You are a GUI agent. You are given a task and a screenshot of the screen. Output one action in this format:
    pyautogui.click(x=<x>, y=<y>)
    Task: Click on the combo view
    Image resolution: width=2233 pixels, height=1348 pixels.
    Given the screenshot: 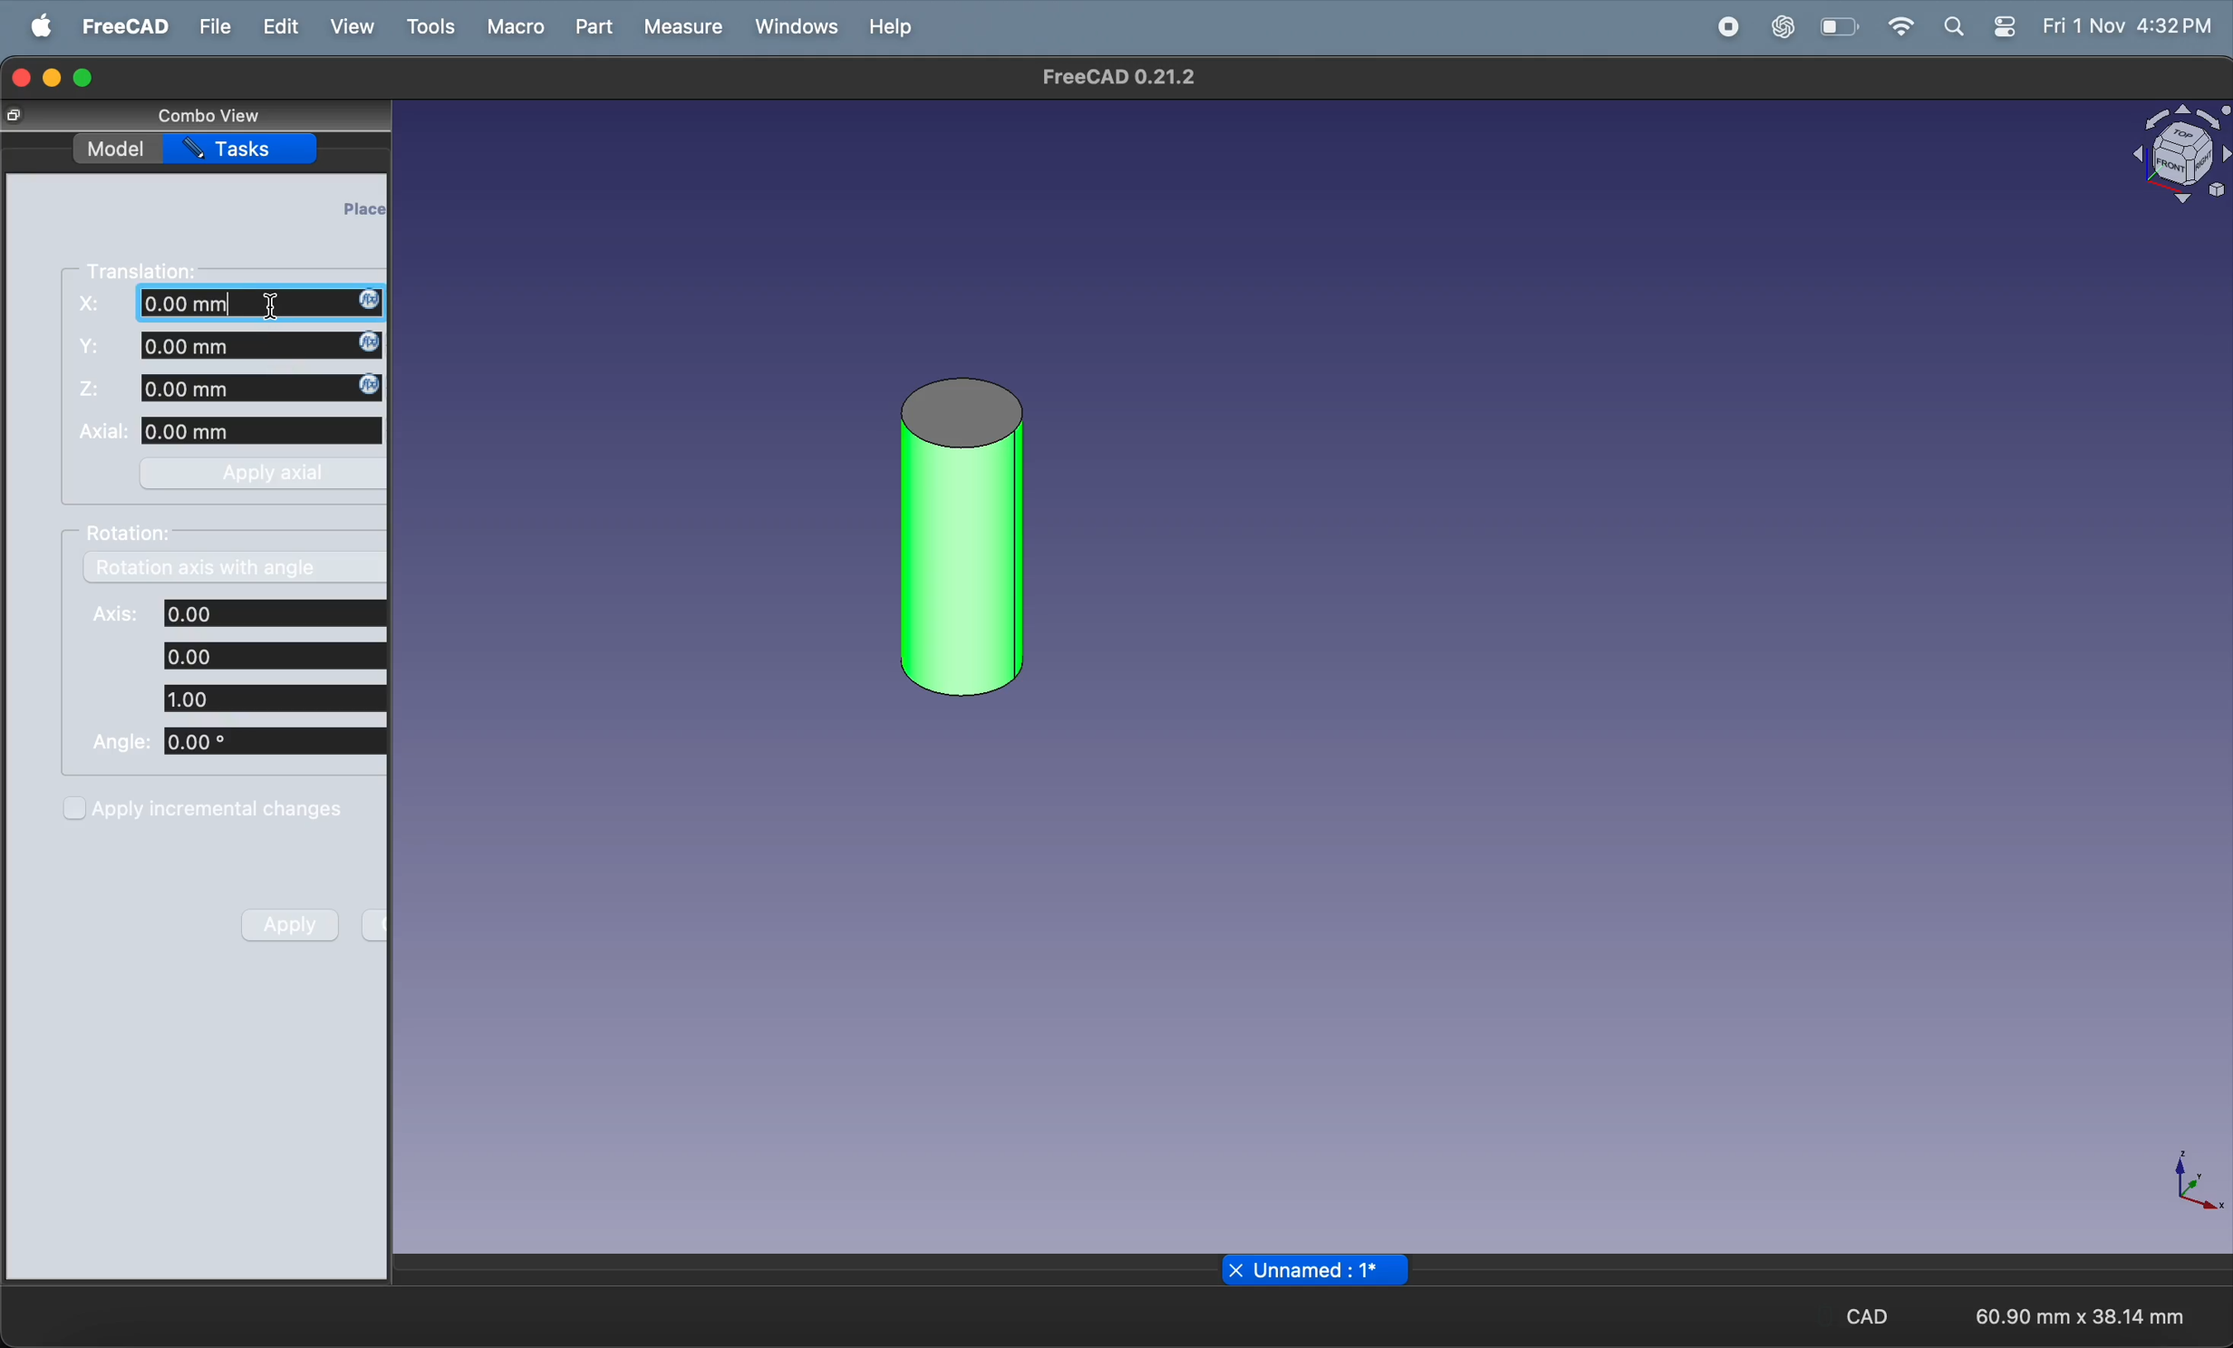 What is the action you would take?
    pyautogui.click(x=210, y=118)
    